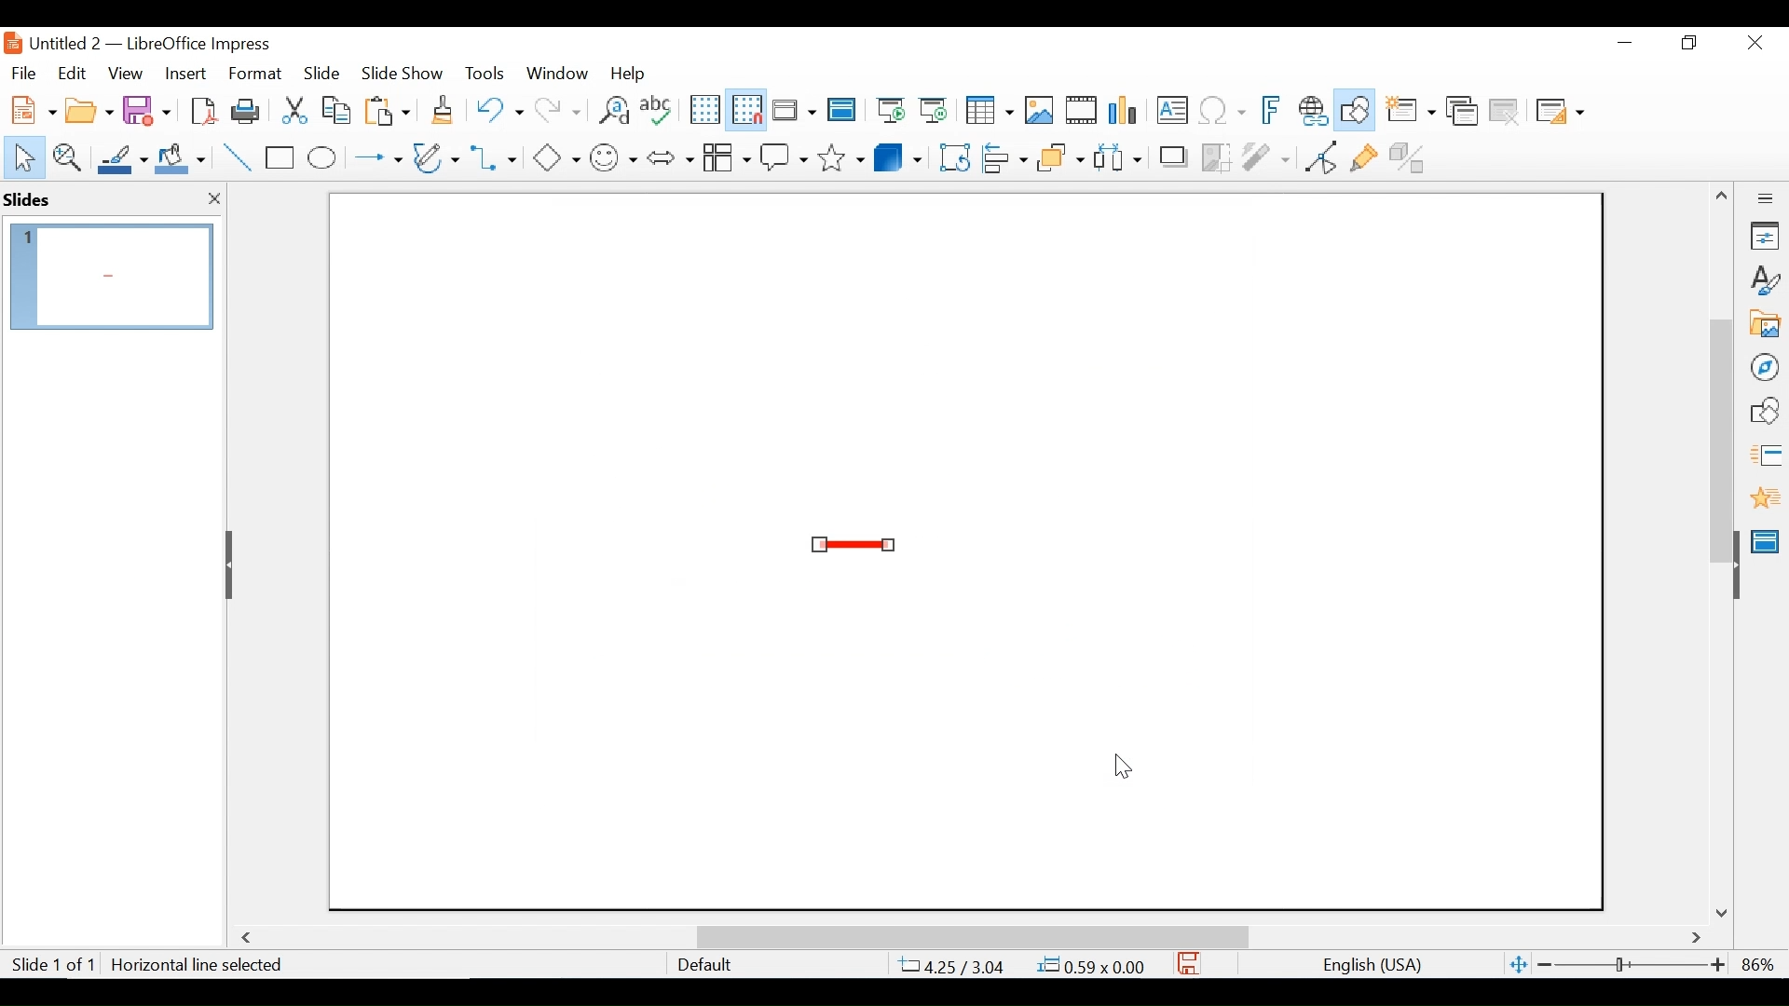  Describe the element at coordinates (633, 73) in the screenshot. I see `Help` at that location.